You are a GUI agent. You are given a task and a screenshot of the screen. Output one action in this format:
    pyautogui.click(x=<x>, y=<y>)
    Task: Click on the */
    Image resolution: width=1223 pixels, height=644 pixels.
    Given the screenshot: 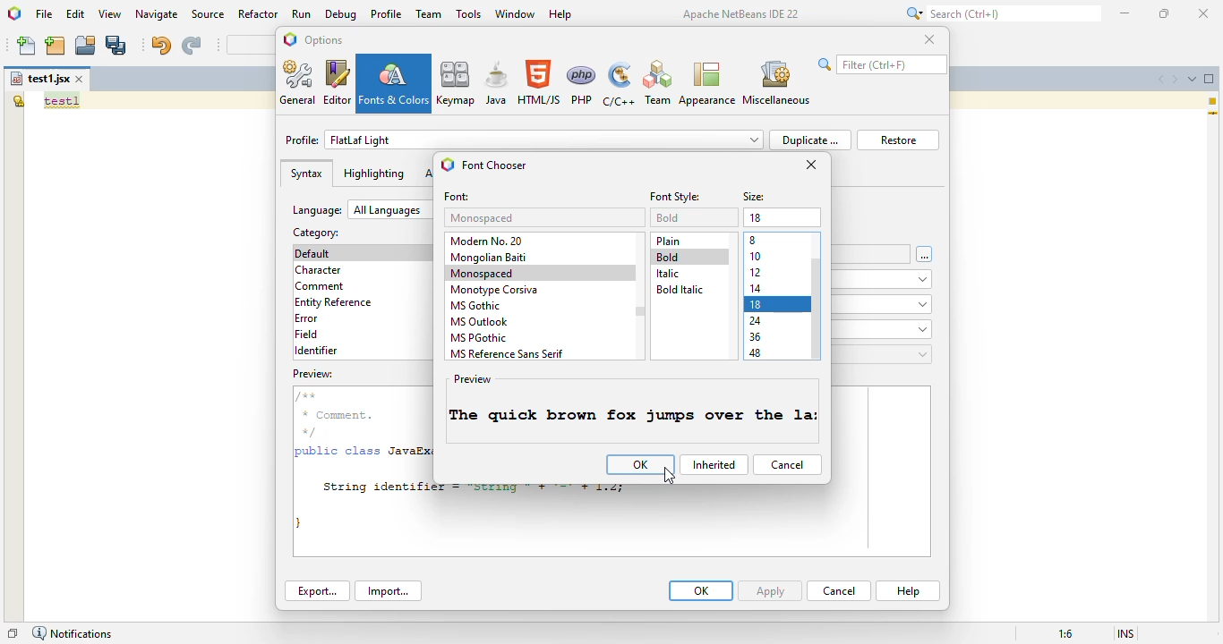 What is the action you would take?
    pyautogui.click(x=314, y=431)
    